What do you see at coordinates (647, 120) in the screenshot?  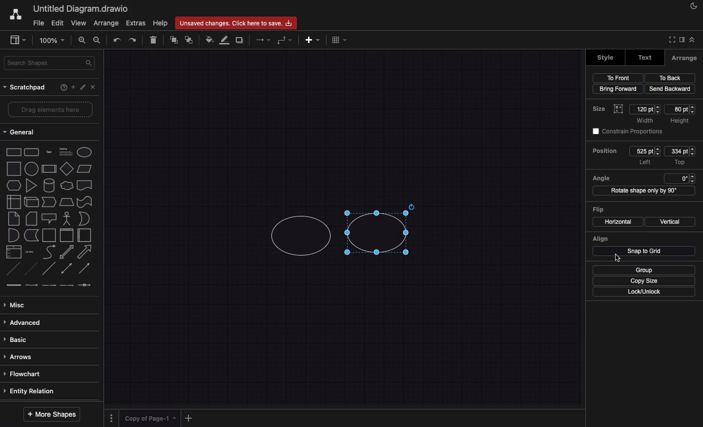 I see `width` at bounding box center [647, 120].